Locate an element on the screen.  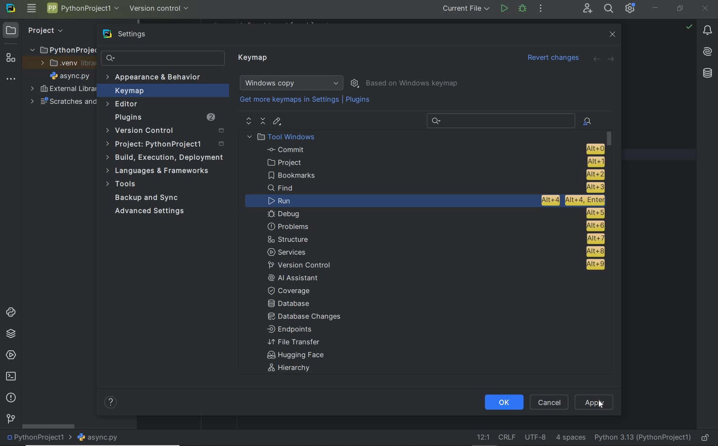
more actions is located at coordinates (541, 9).